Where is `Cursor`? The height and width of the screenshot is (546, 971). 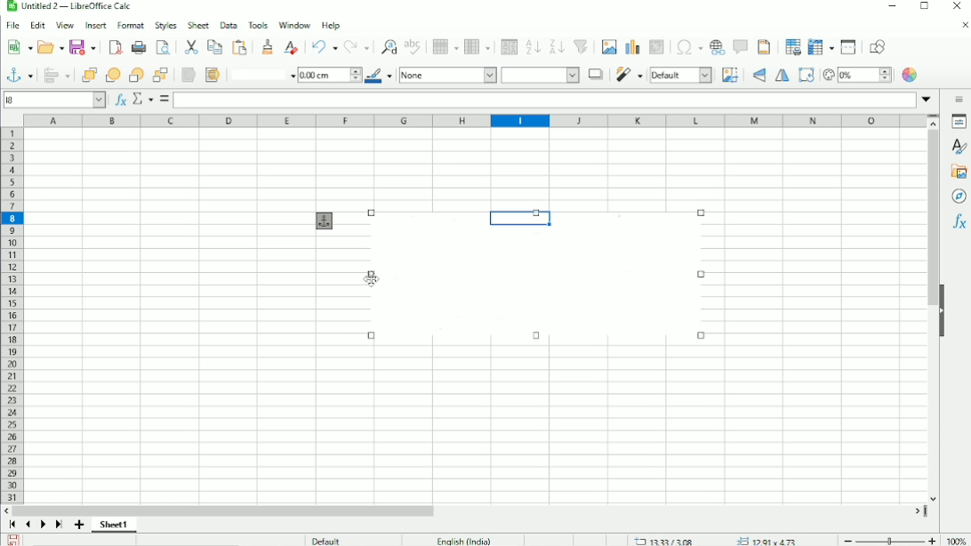 Cursor is located at coordinates (372, 278).